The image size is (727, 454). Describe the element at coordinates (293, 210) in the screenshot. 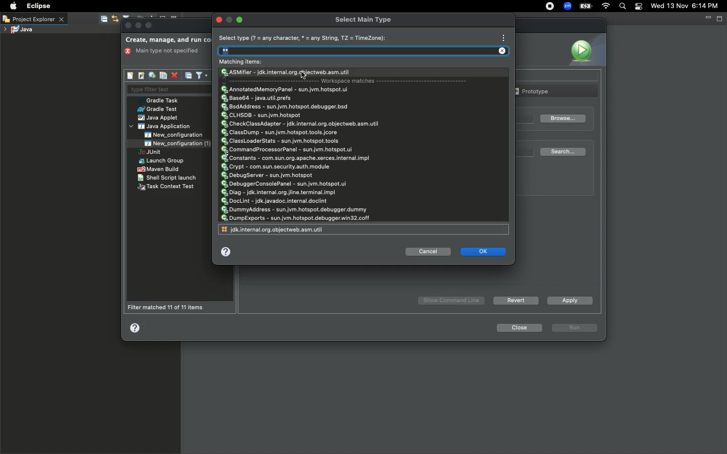

I see `DummyAddress - sun.jvm.hotspot.debugger.dummy` at that location.